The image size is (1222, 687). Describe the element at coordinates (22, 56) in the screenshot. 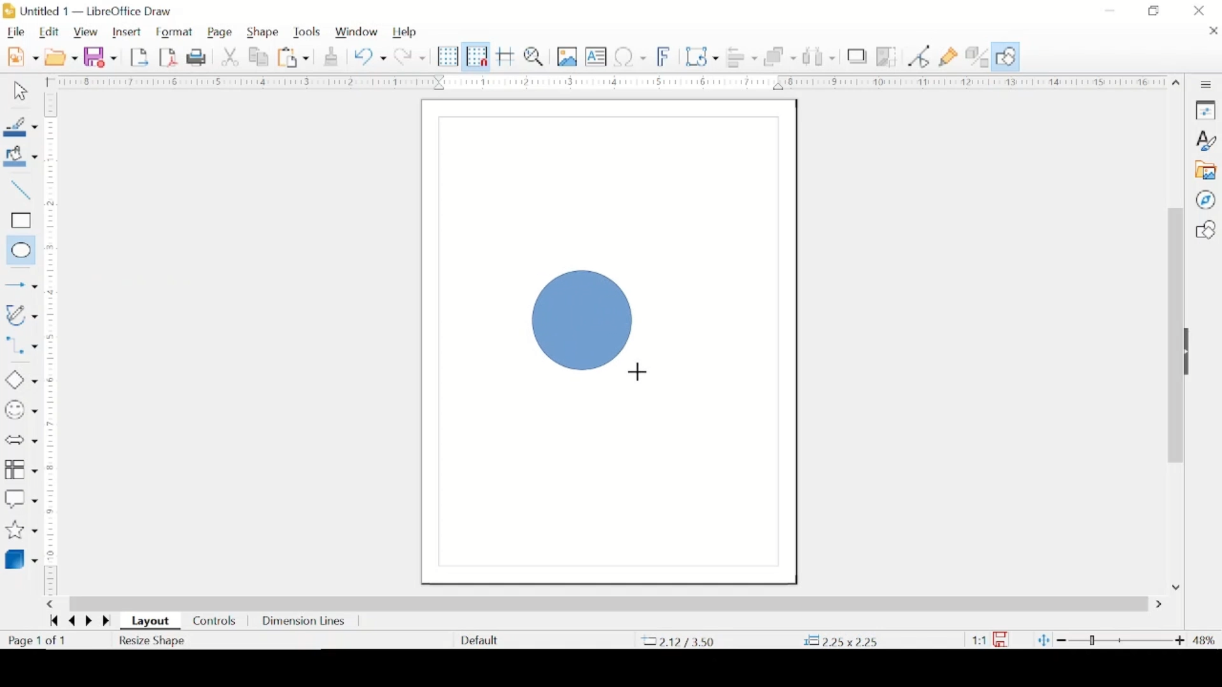

I see `new` at that location.